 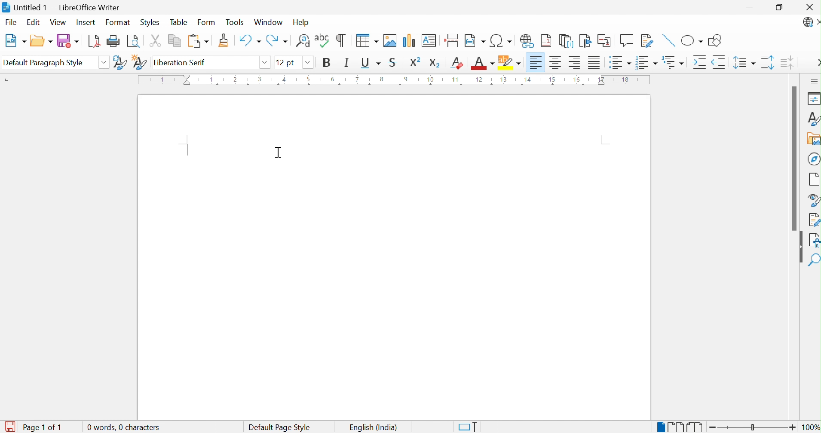 What do you see at coordinates (104, 61) in the screenshot?
I see `Drop Down` at bounding box center [104, 61].